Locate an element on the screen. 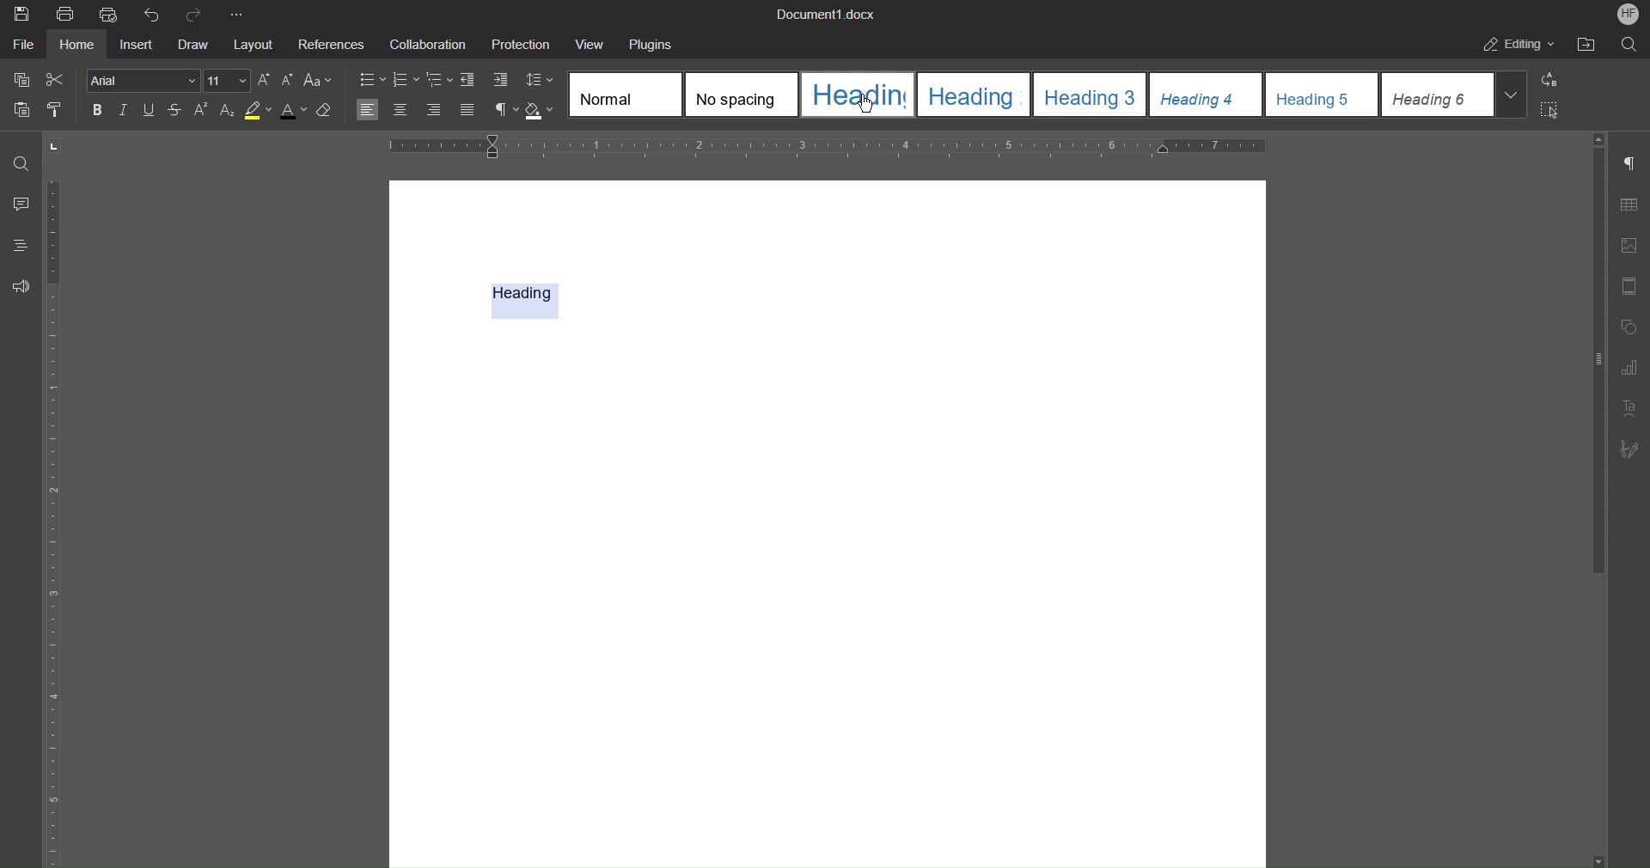 This screenshot has height=868, width=1650. Shape Settings is located at coordinates (1630, 327).